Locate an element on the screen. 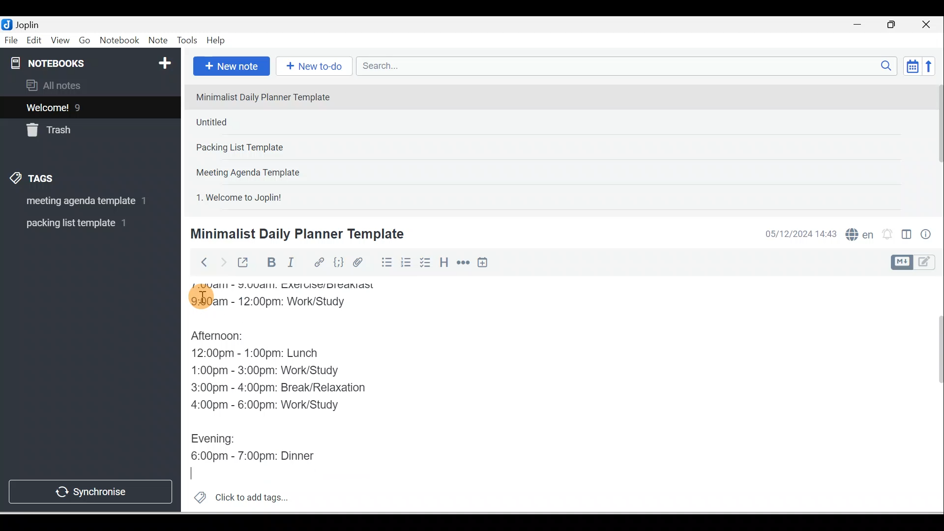 This screenshot has height=531, width=944. Joplin is located at coordinates (30, 24).